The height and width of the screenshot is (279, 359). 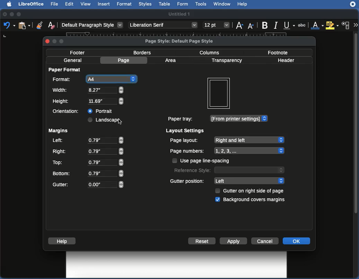 What do you see at coordinates (265, 241) in the screenshot?
I see `Cancel` at bounding box center [265, 241].